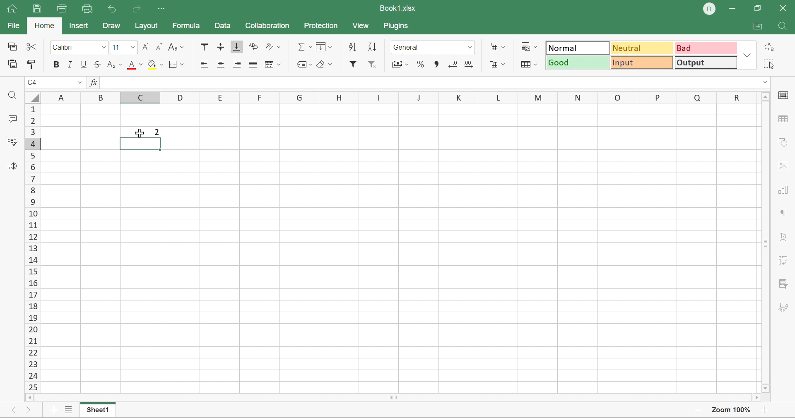 The width and height of the screenshot is (795, 418). I want to click on Calibri, so click(65, 48).